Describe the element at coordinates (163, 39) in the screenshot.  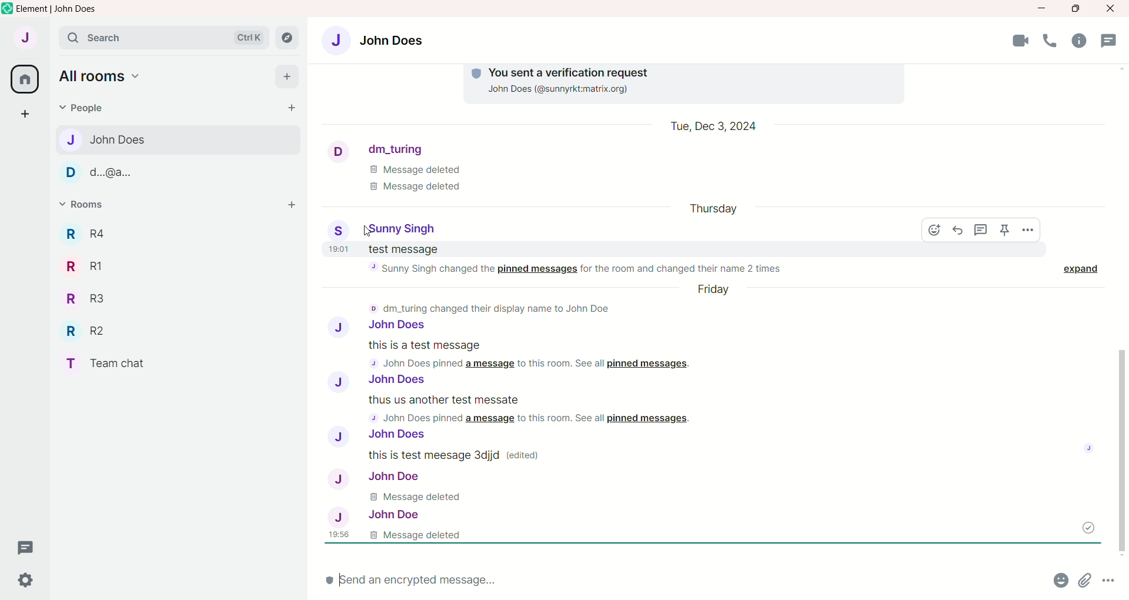
I see `search bar` at that location.